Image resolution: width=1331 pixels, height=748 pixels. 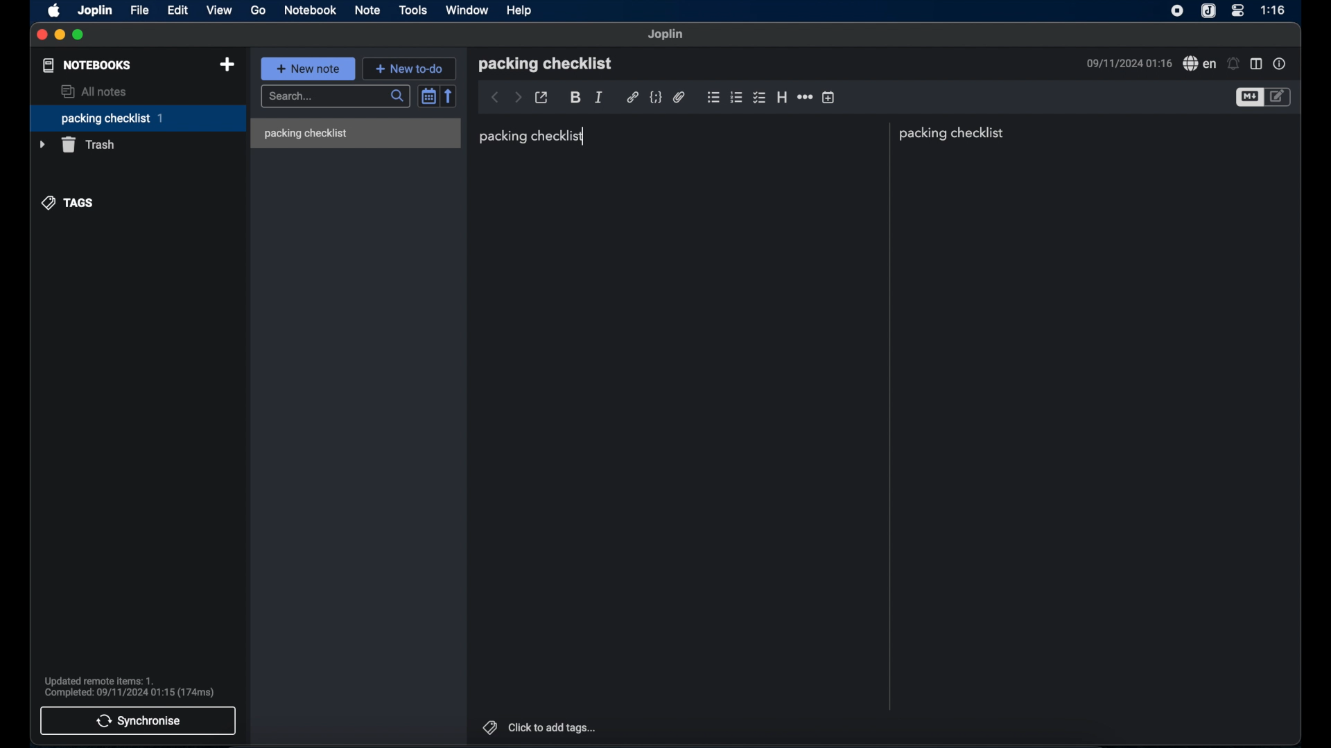 What do you see at coordinates (227, 64) in the screenshot?
I see `new notebook` at bounding box center [227, 64].